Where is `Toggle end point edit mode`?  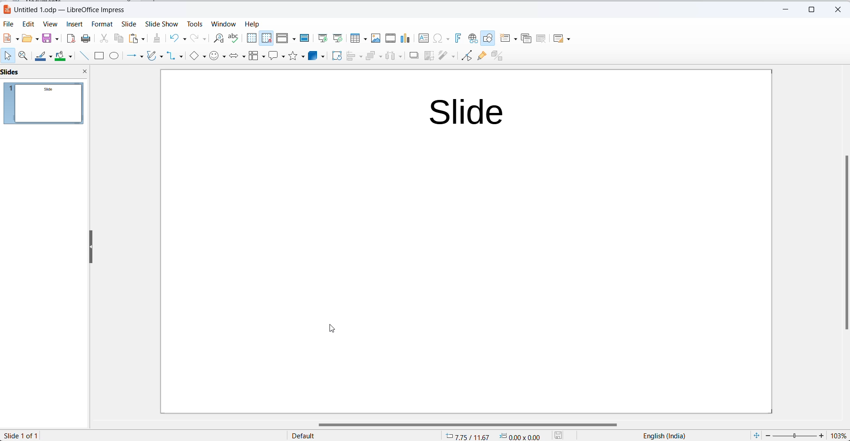
Toggle end point edit mode is located at coordinates (465, 57).